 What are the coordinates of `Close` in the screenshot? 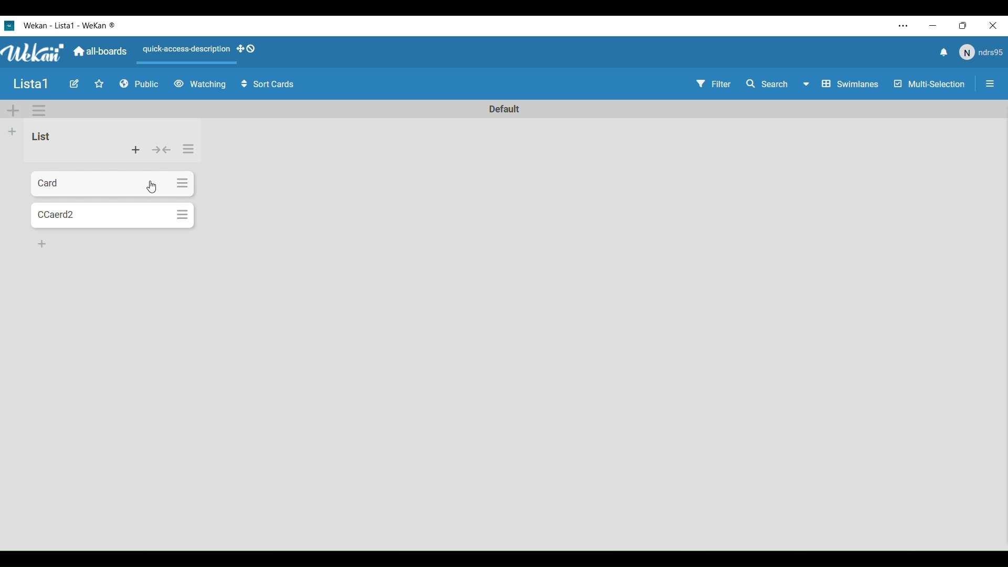 It's located at (995, 26).